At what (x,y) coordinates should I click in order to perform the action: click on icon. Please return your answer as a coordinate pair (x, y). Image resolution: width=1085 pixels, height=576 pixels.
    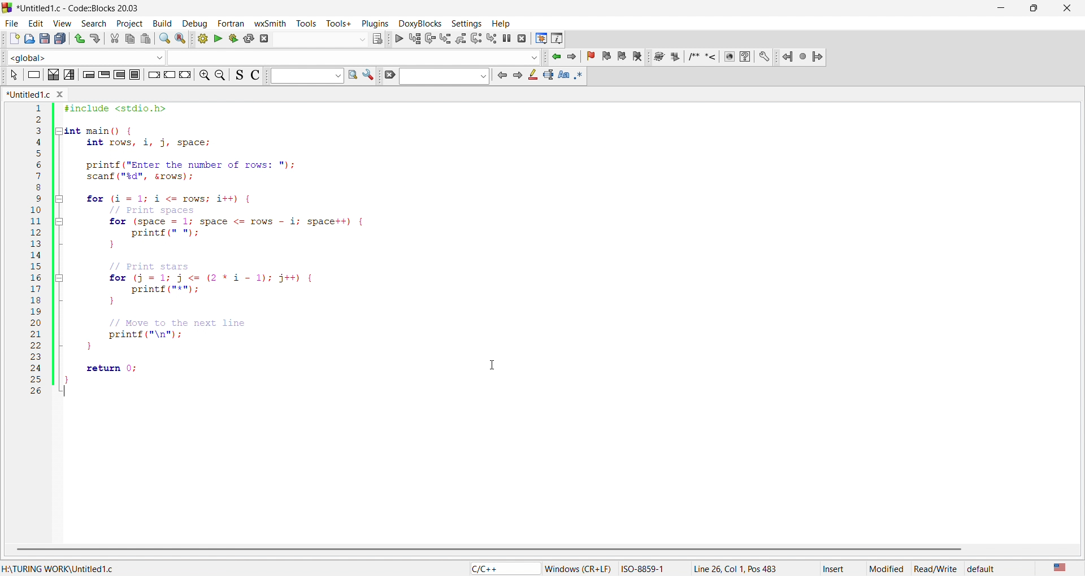
    Looking at the image, I should click on (389, 75).